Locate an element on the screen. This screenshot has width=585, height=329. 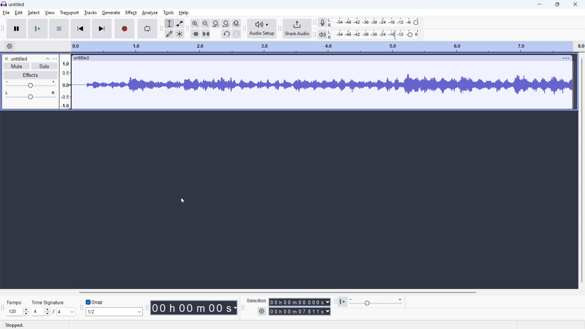
amplitude is located at coordinates (65, 81).